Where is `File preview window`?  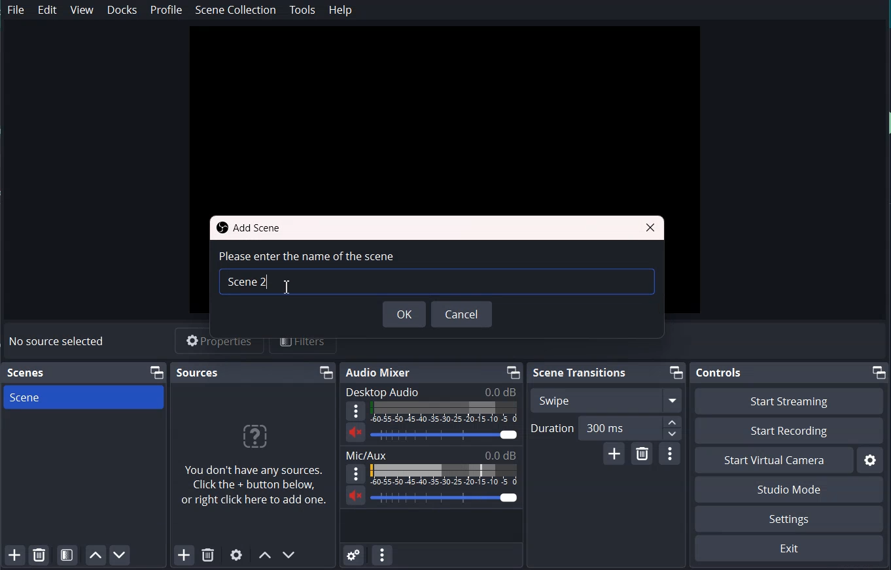
File preview window is located at coordinates (444, 114).